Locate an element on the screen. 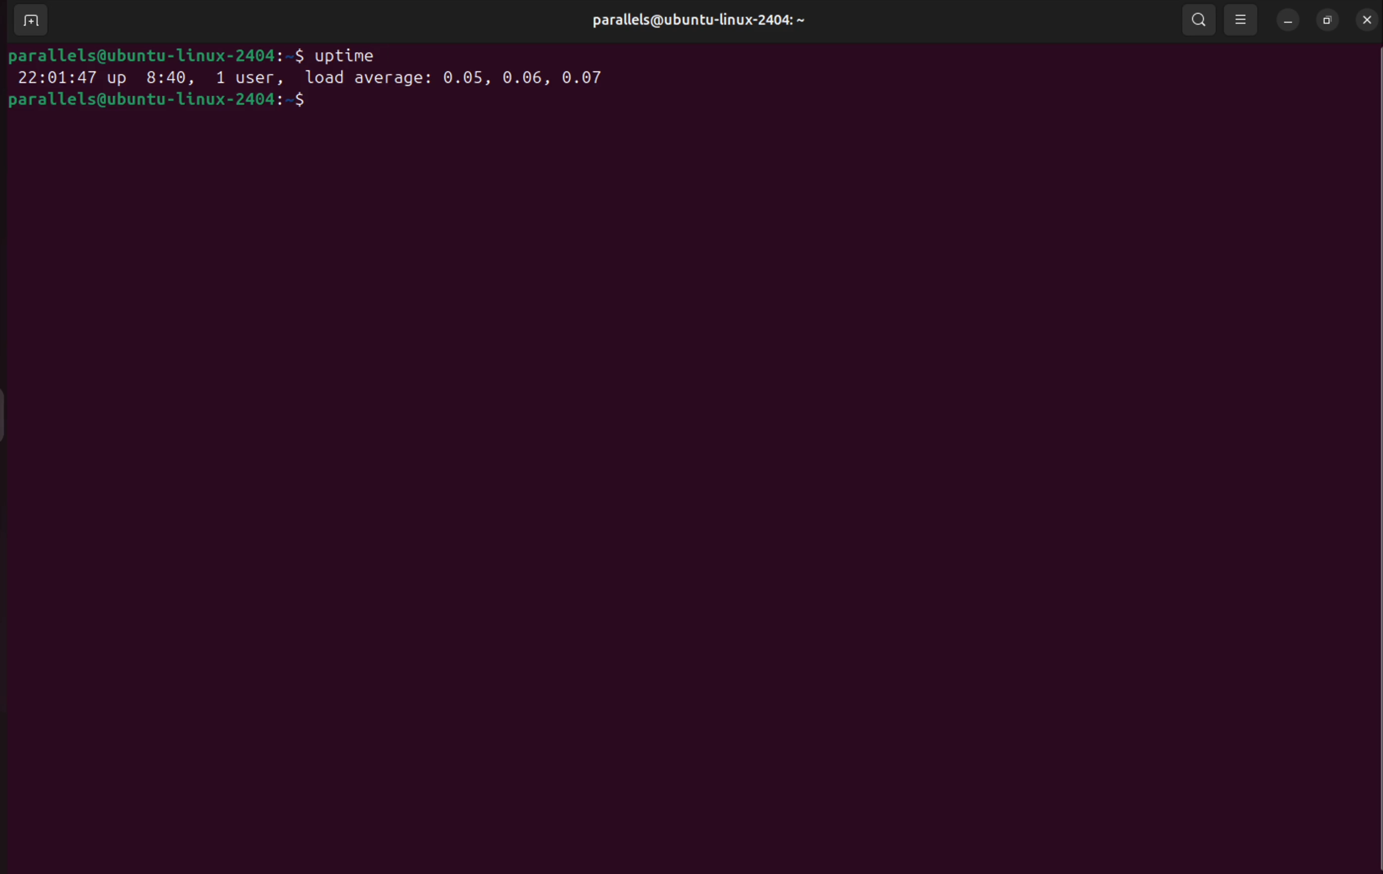 The height and width of the screenshot is (874, 1383). resize is located at coordinates (1326, 18).